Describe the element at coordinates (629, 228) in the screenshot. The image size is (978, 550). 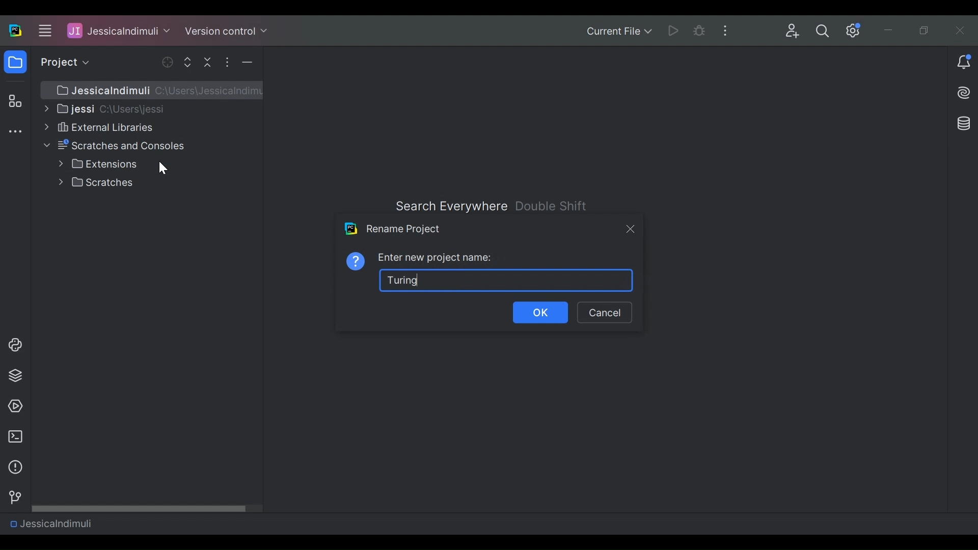
I see `Close` at that location.